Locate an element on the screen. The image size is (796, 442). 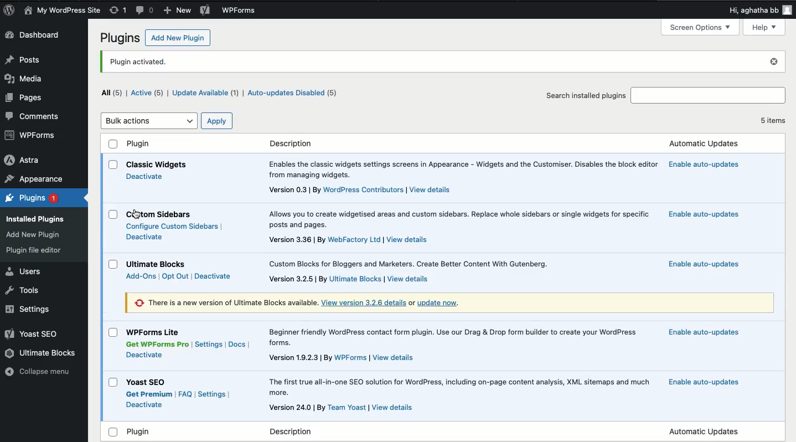
Custom sidebars is located at coordinates (163, 215).